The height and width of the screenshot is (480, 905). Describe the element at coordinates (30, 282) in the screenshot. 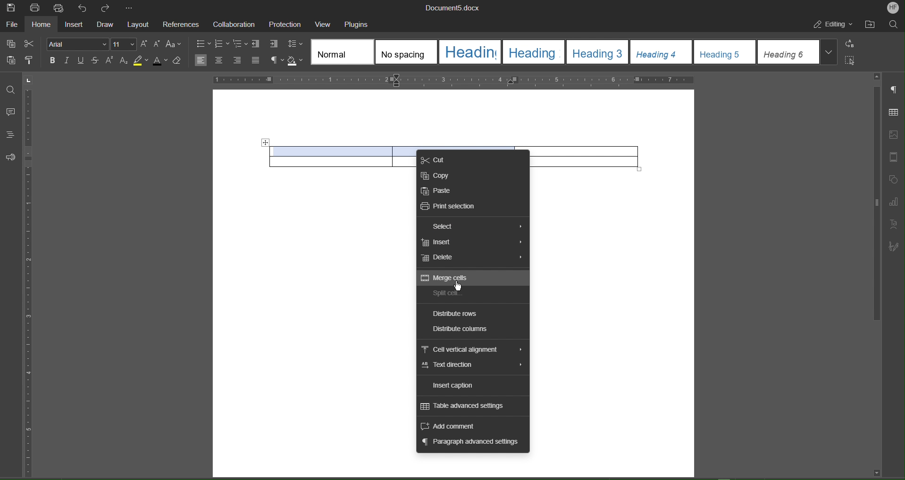

I see `Vertical Ruler` at that location.